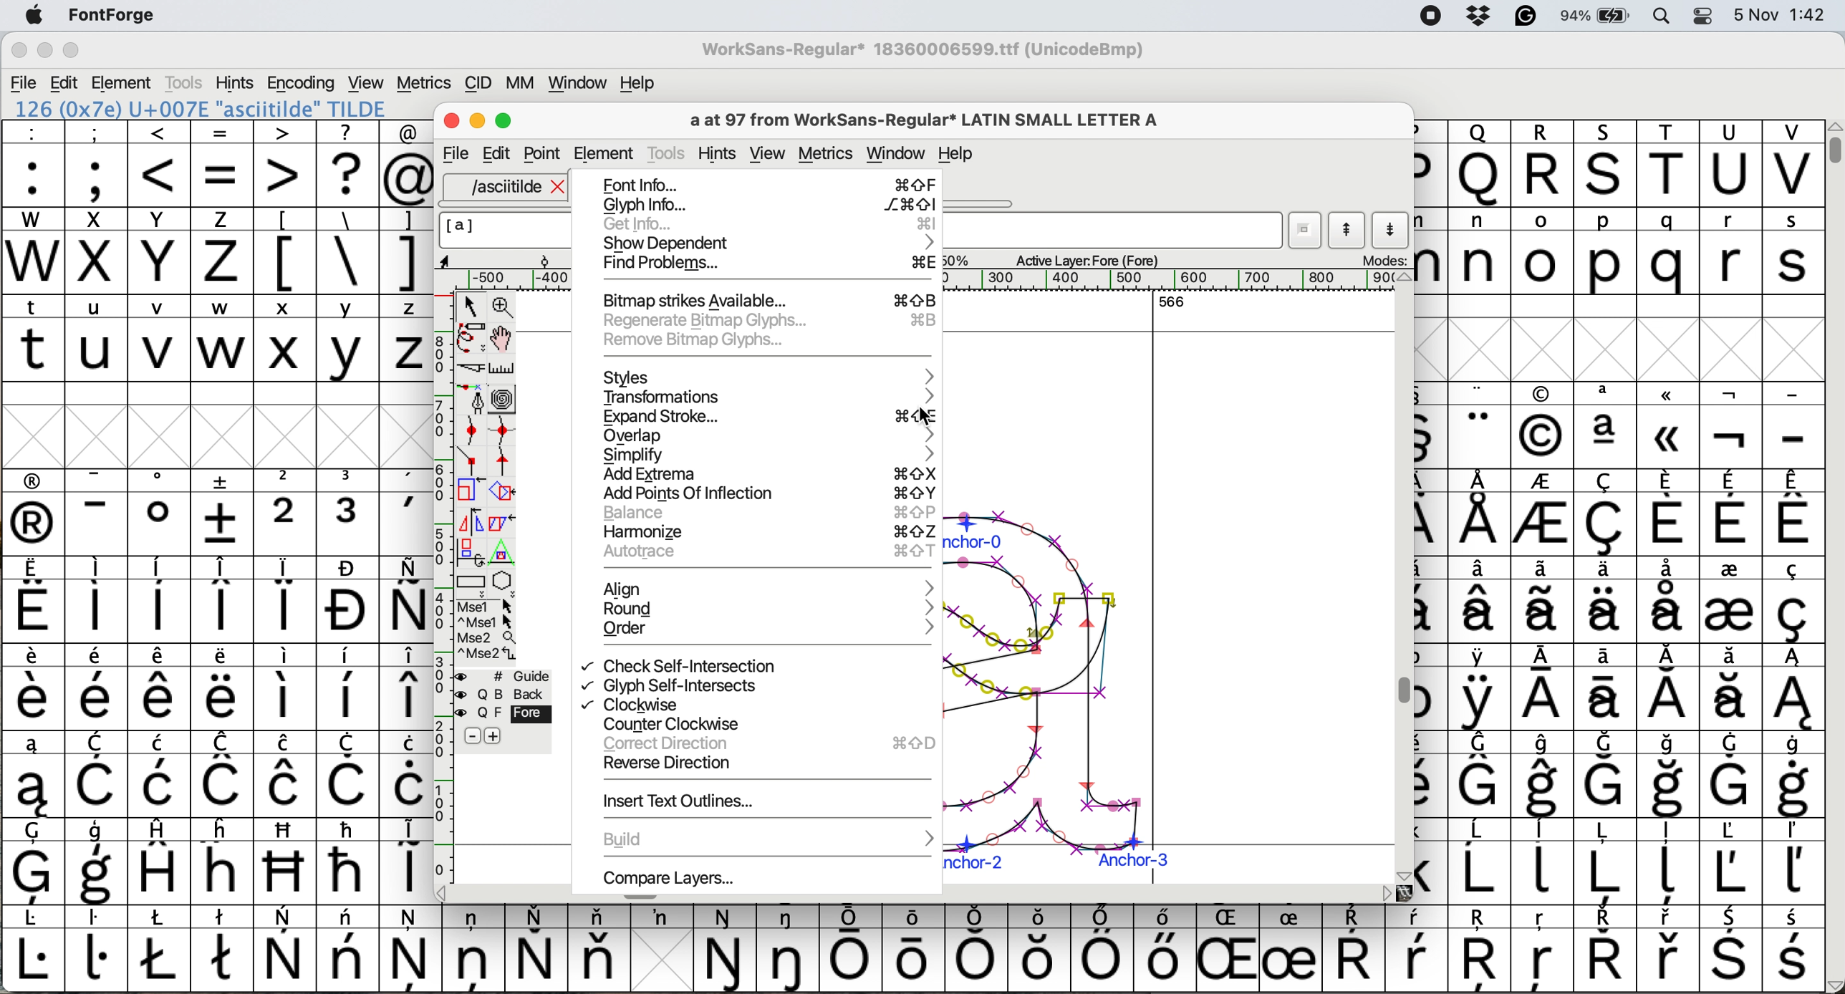 The width and height of the screenshot is (1845, 994). I want to click on symbol, so click(1730, 513).